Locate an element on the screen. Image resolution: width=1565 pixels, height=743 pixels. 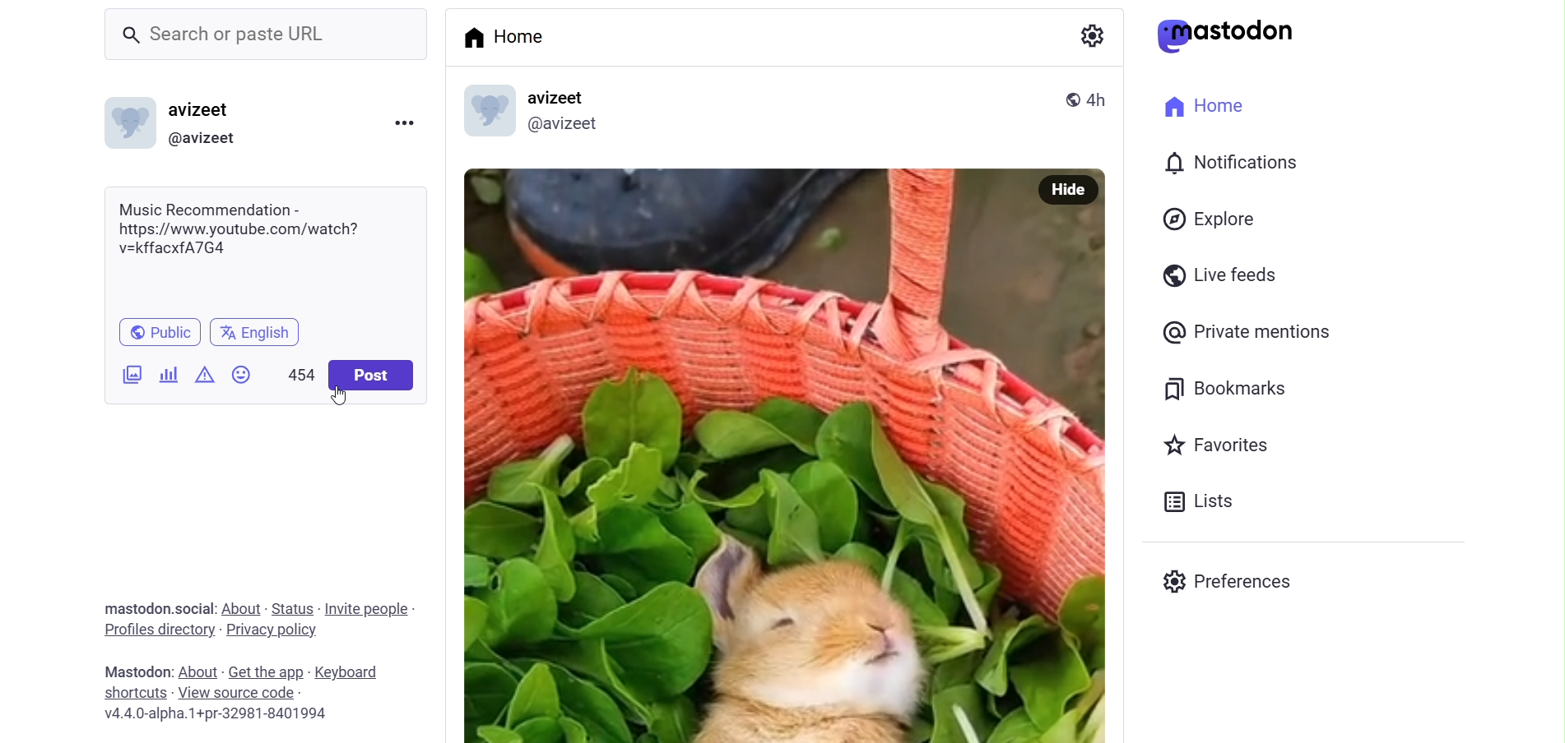
avizeet is located at coordinates (213, 112).